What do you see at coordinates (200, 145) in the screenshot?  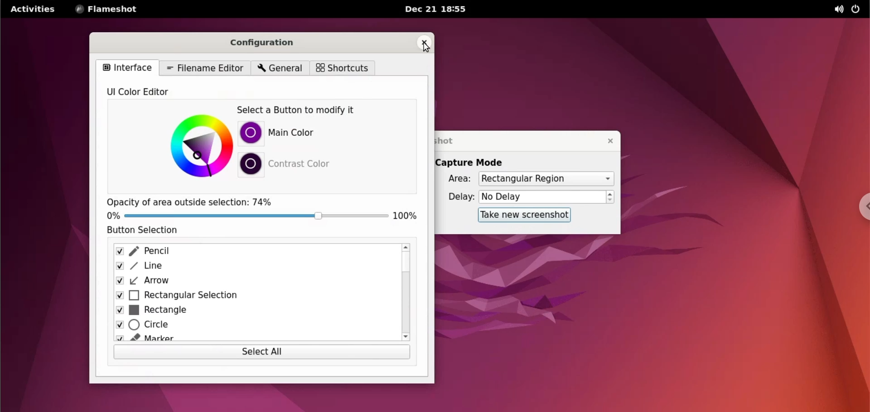 I see `color palette picker` at bounding box center [200, 145].